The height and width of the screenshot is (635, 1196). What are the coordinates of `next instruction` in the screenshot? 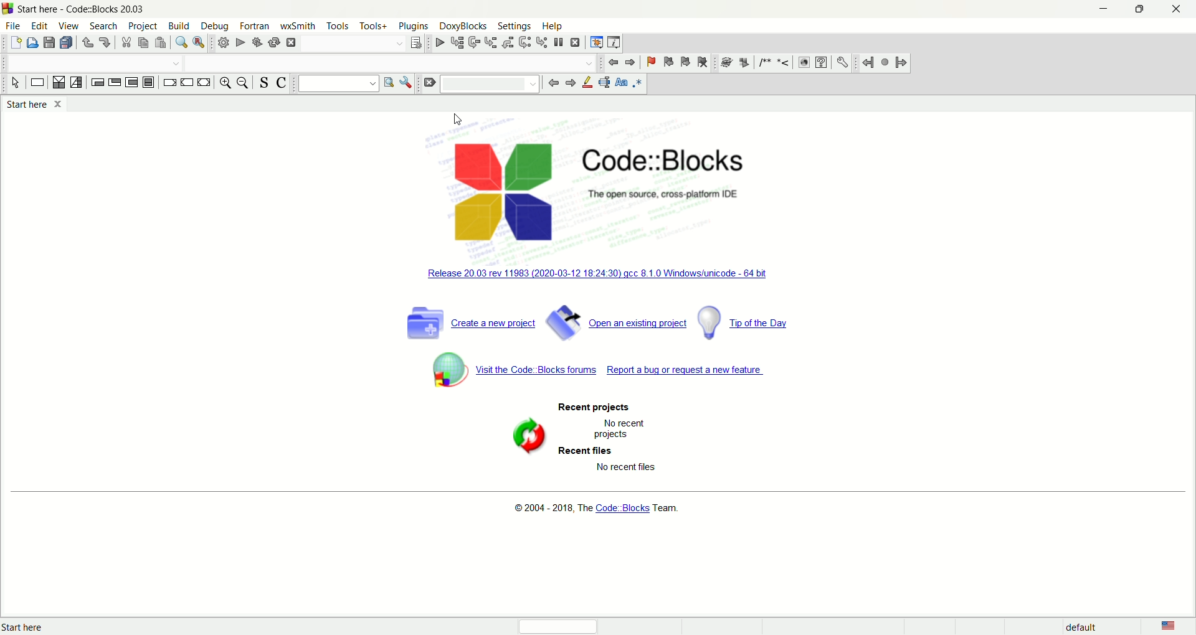 It's located at (524, 42).